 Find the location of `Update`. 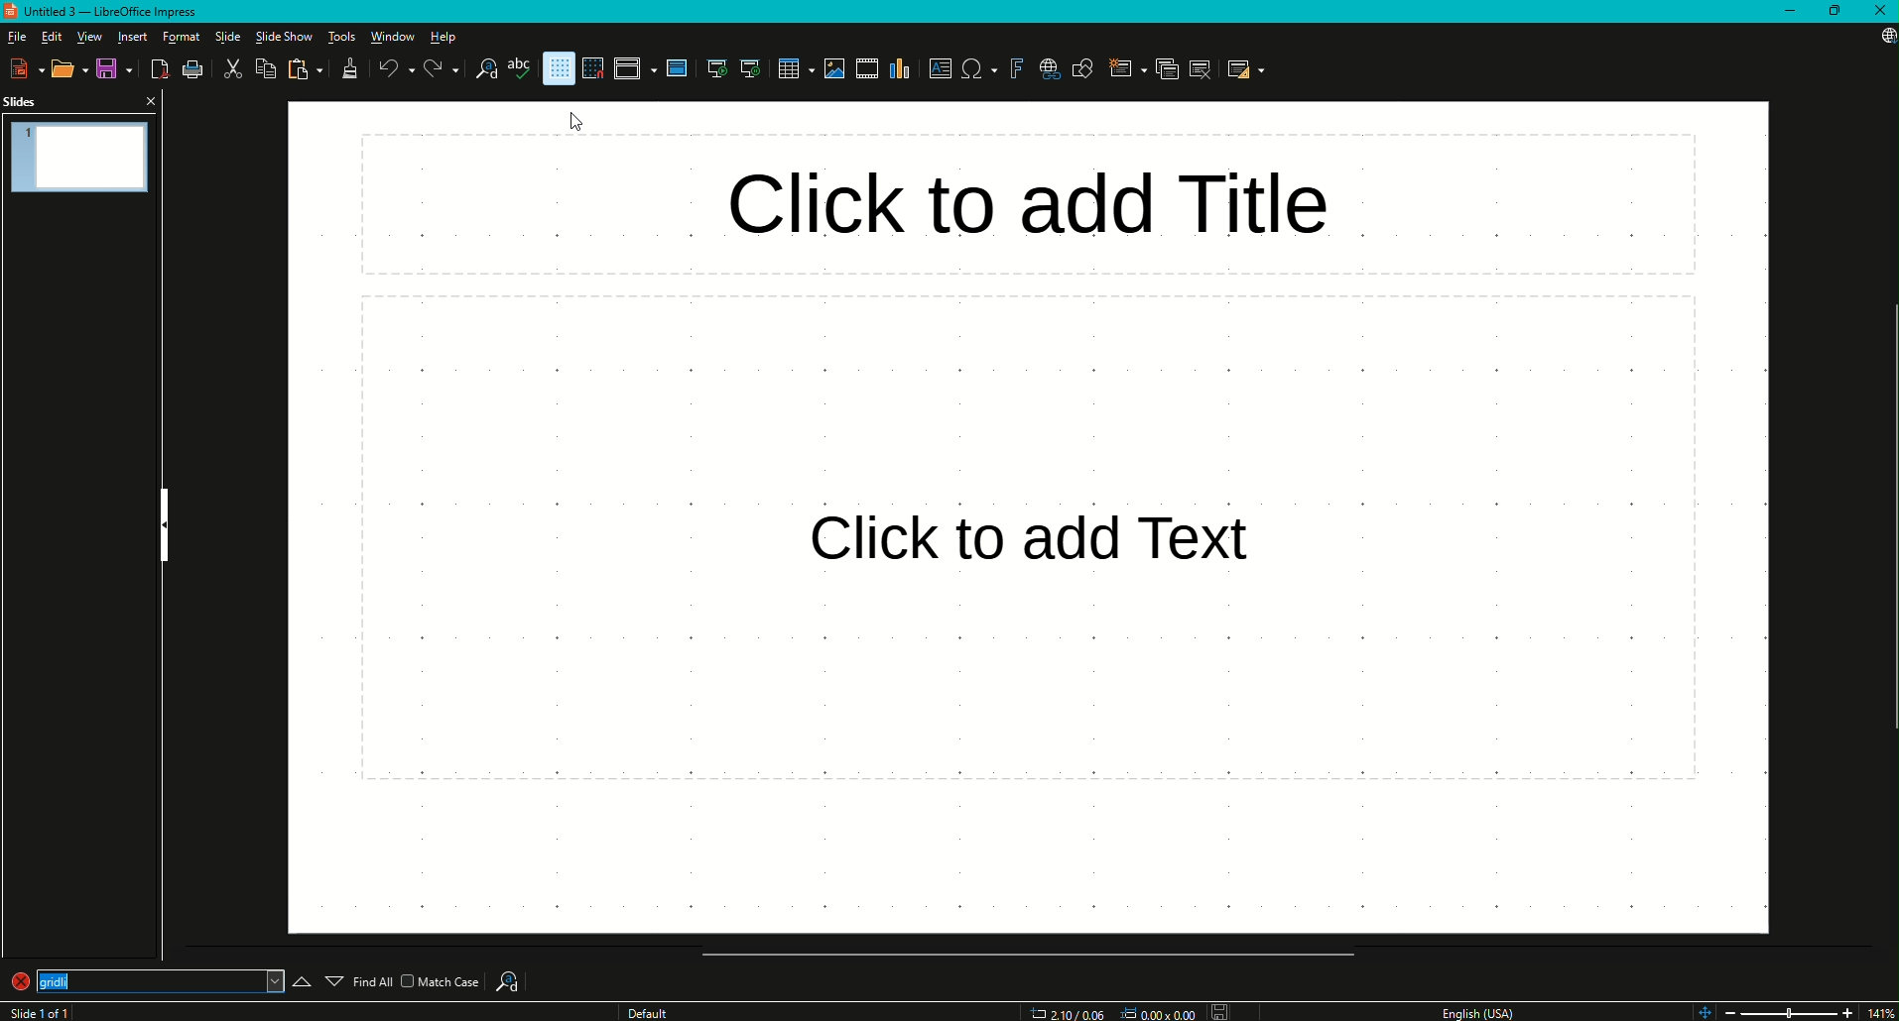

Update is located at coordinates (1881, 44).